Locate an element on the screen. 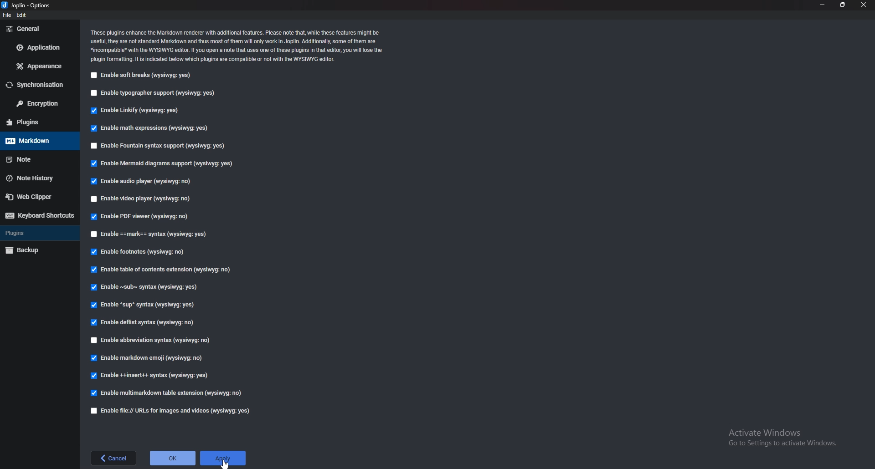  Synchronization is located at coordinates (38, 86).